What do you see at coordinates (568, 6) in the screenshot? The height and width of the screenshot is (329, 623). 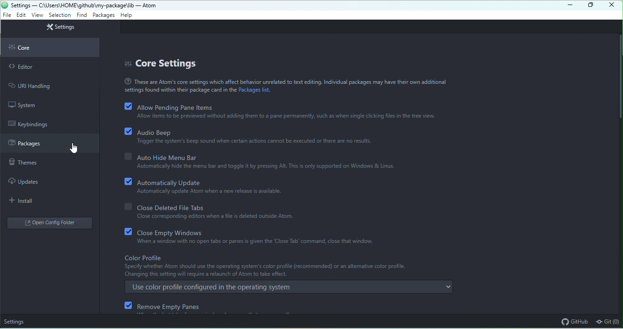 I see `minimize` at bounding box center [568, 6].